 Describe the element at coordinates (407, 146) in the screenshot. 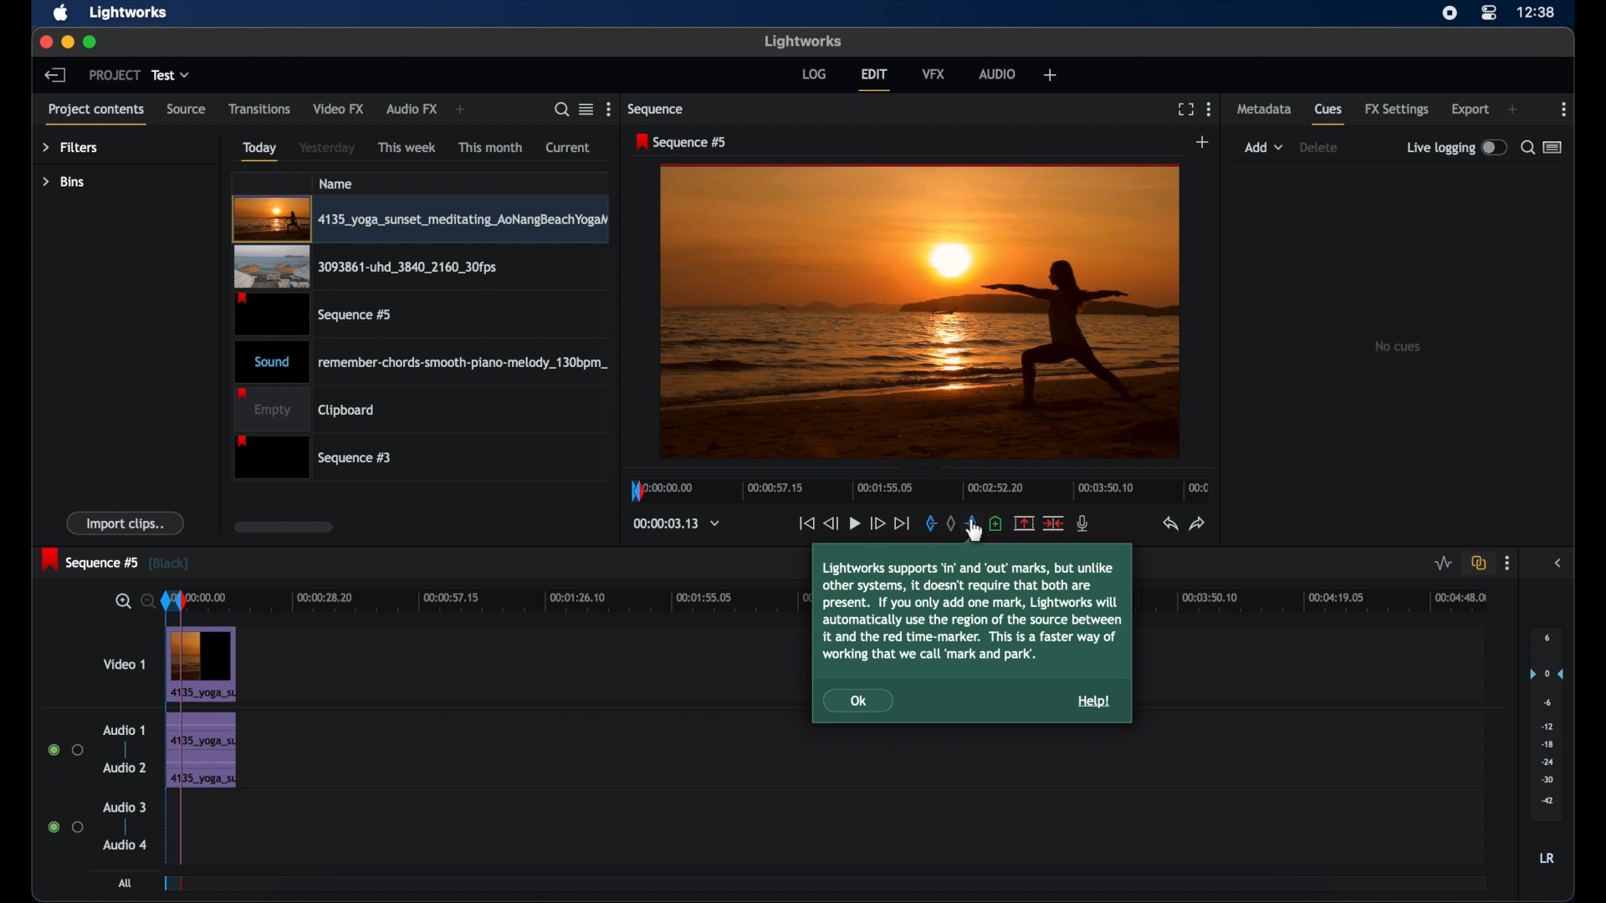

I see `this week` at that location.